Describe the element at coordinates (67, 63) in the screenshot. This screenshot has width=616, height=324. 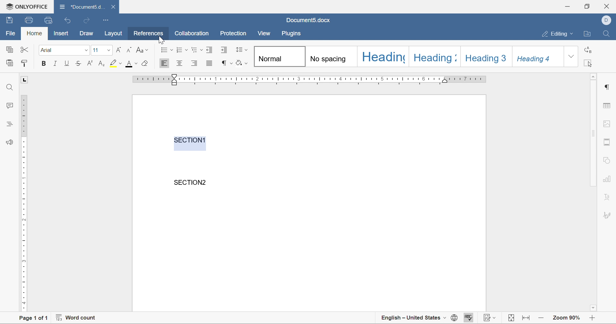
I see `underline` at that location.